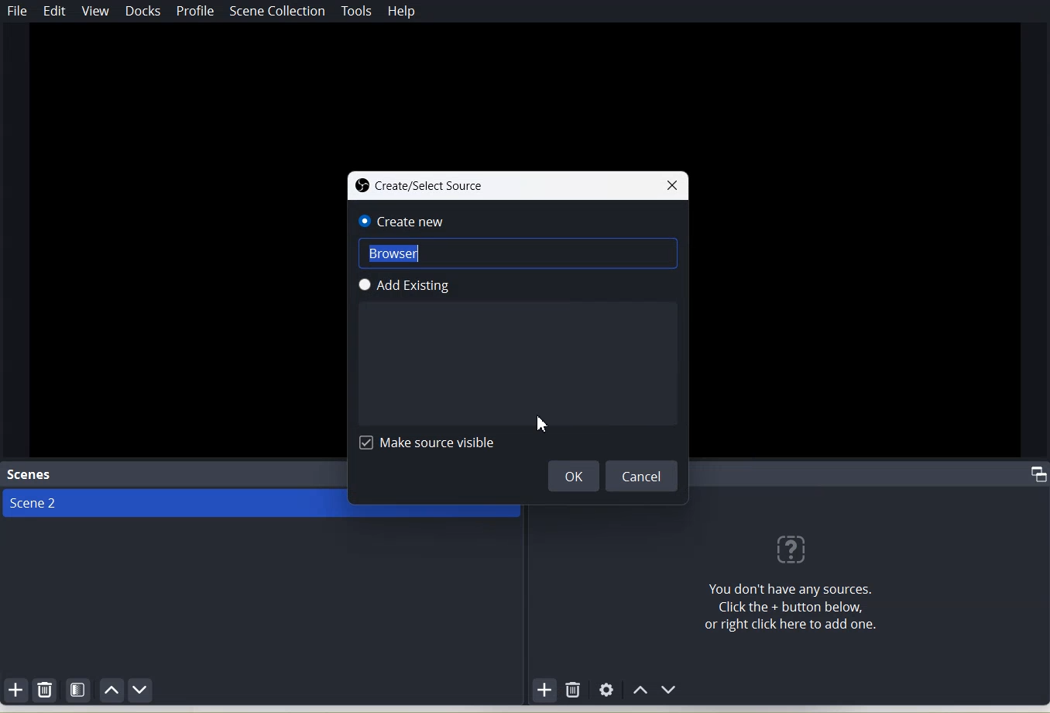 The image size is (1050, 713). Describe the element at coordinates (639, 690) in the screenshot. I see `Move Source up` at that location.